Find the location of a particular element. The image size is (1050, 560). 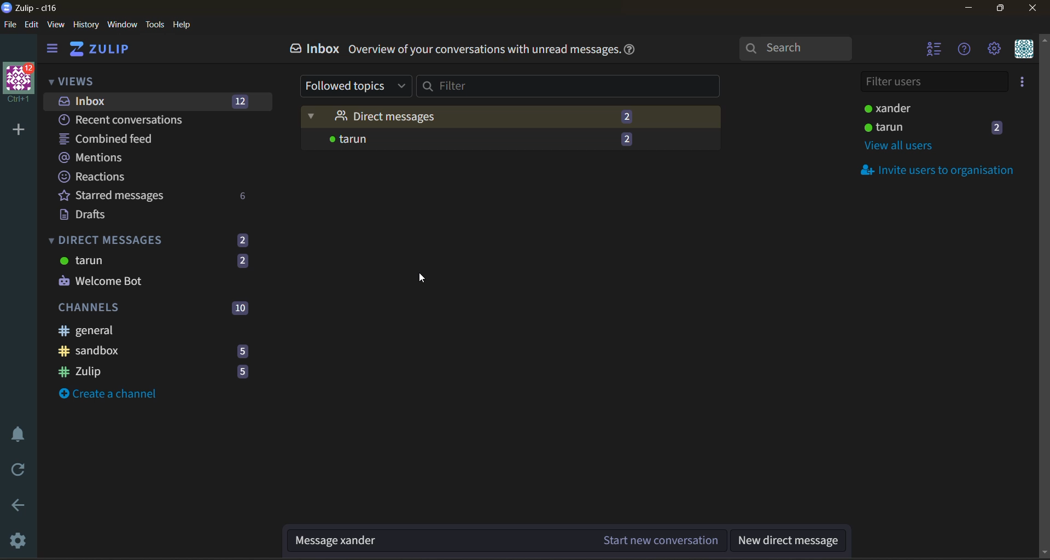

create a channel is located at coordinates (117, 397).